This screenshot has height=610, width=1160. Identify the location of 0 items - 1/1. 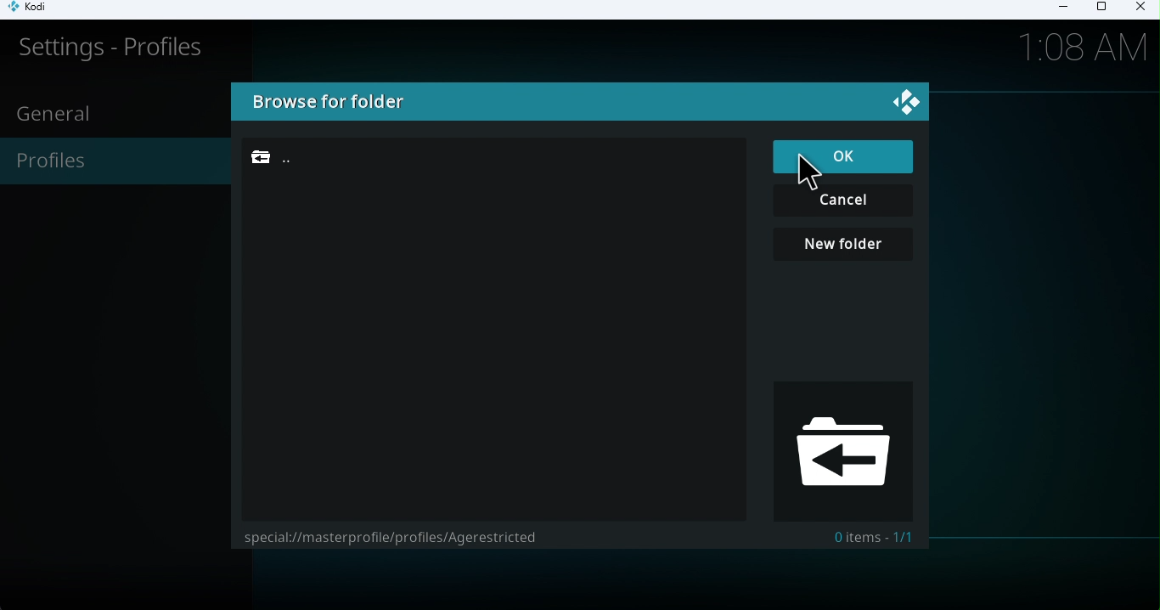
(874, 537).